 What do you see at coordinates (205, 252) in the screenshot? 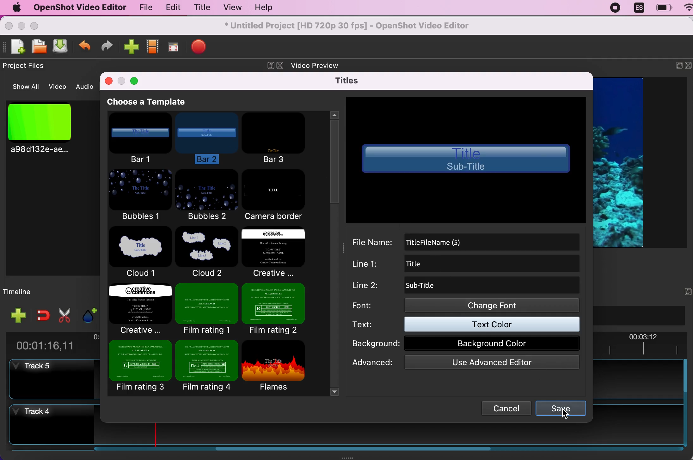
I see `cloud 2` at bounding box center [205, 252].